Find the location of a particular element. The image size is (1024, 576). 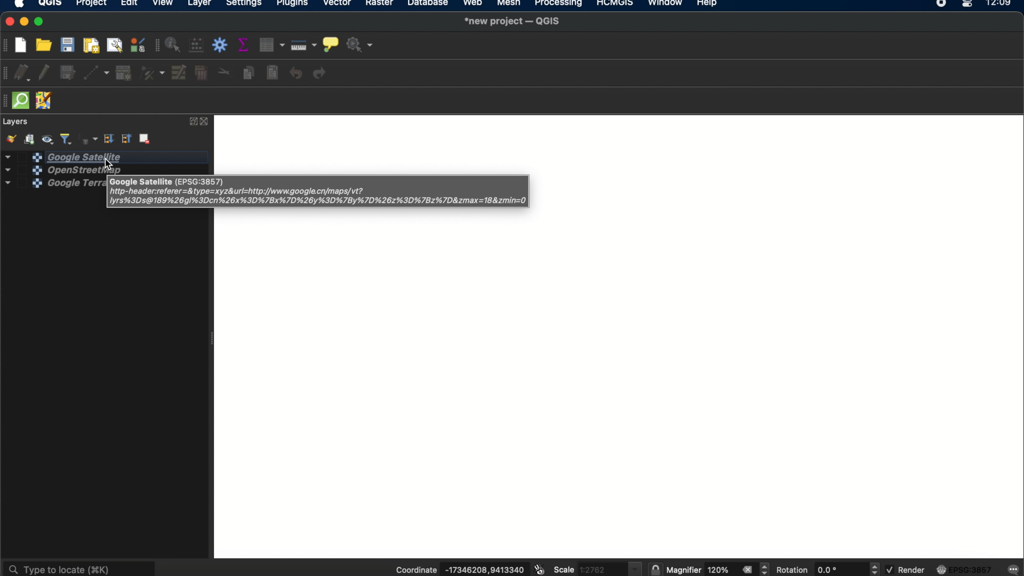

close is located at coordinates (7, 22).